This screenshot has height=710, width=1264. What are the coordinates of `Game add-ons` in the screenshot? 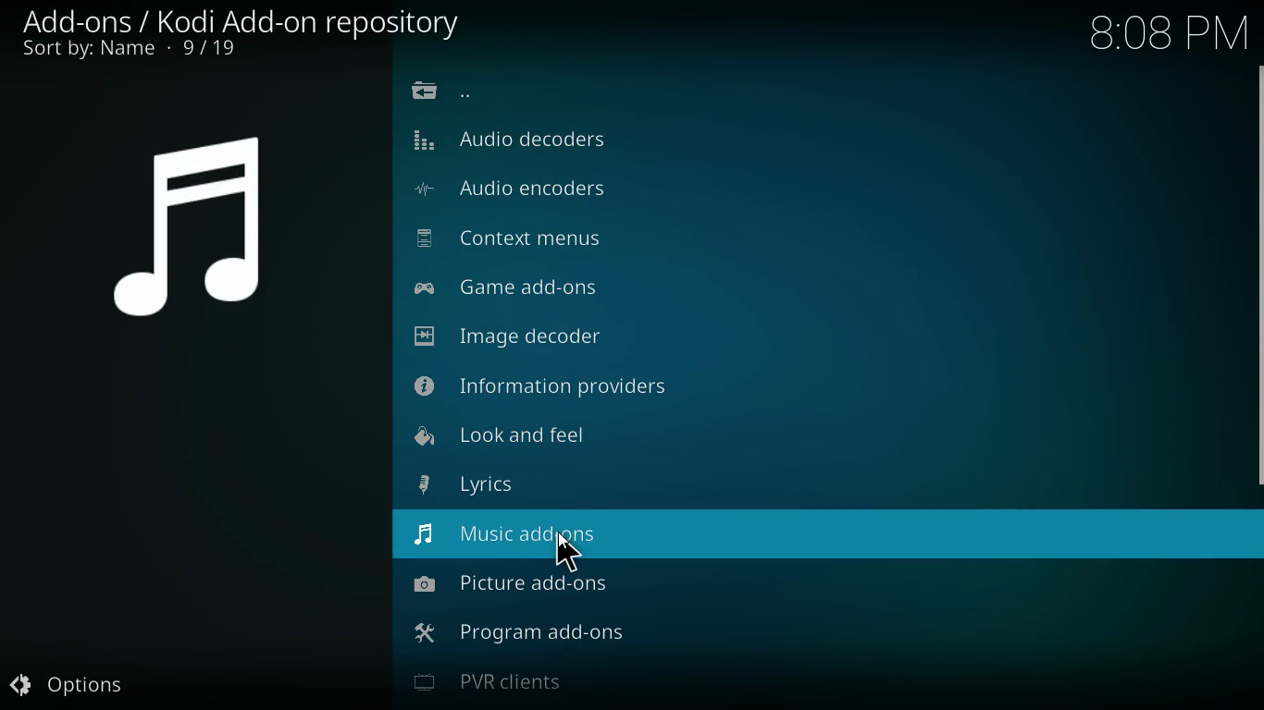 It's located at (516, 290).